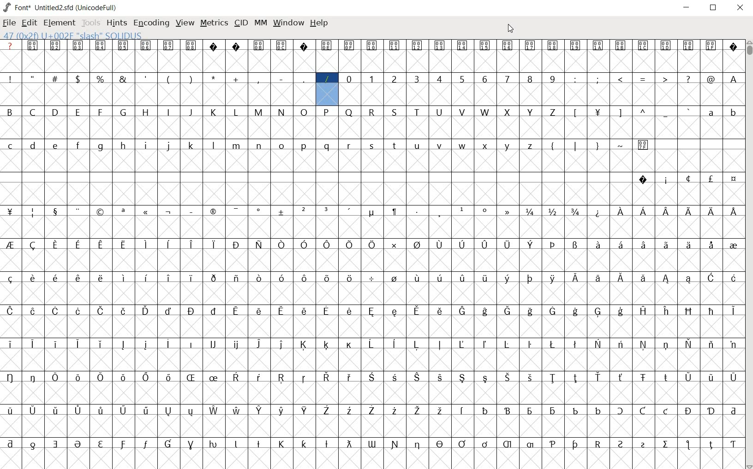 Image resolution: width=753 pixels, height=469 pixels. Describe the element at coordinates (146, 377) in the screenshot. I see `glyph` at that location.